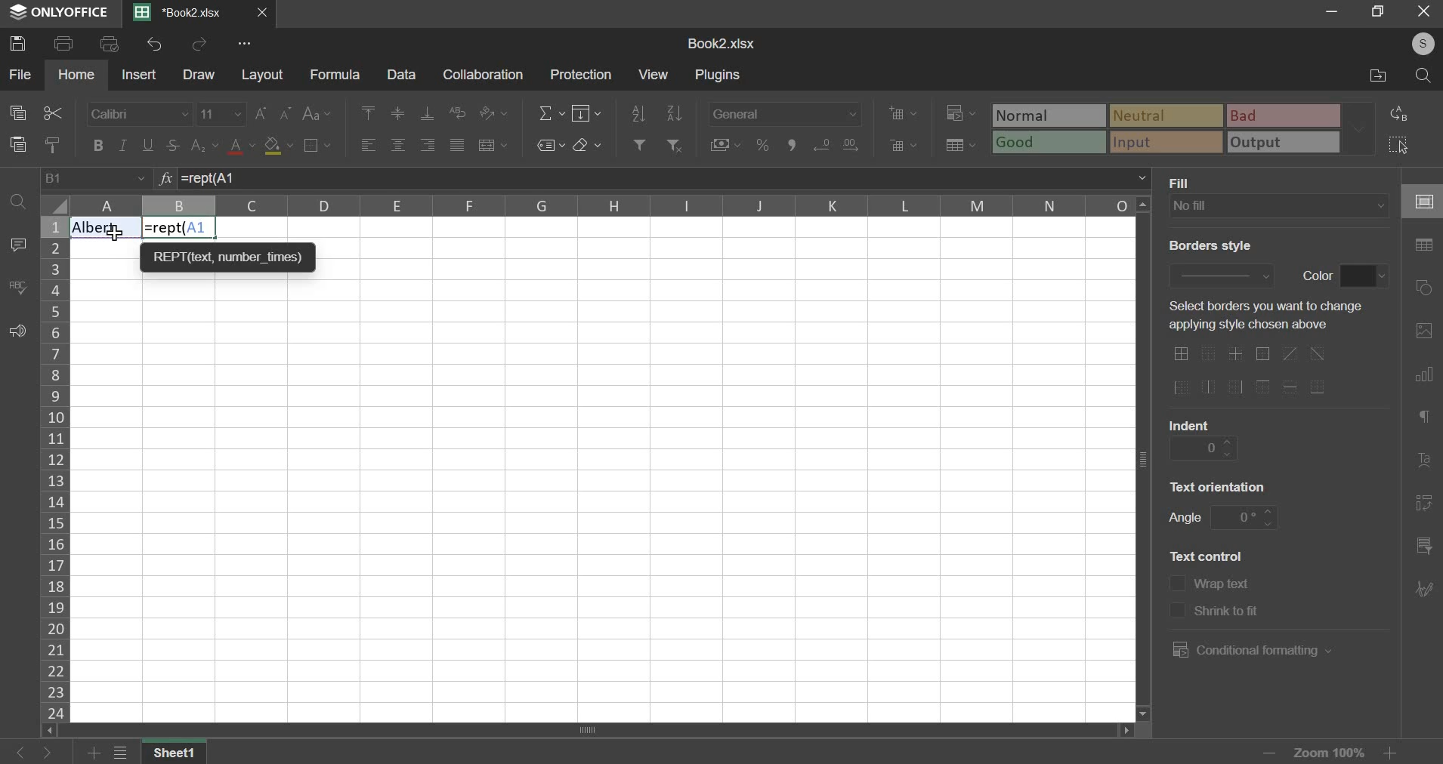  I want to click on =rept(A1, so click(666, 180).